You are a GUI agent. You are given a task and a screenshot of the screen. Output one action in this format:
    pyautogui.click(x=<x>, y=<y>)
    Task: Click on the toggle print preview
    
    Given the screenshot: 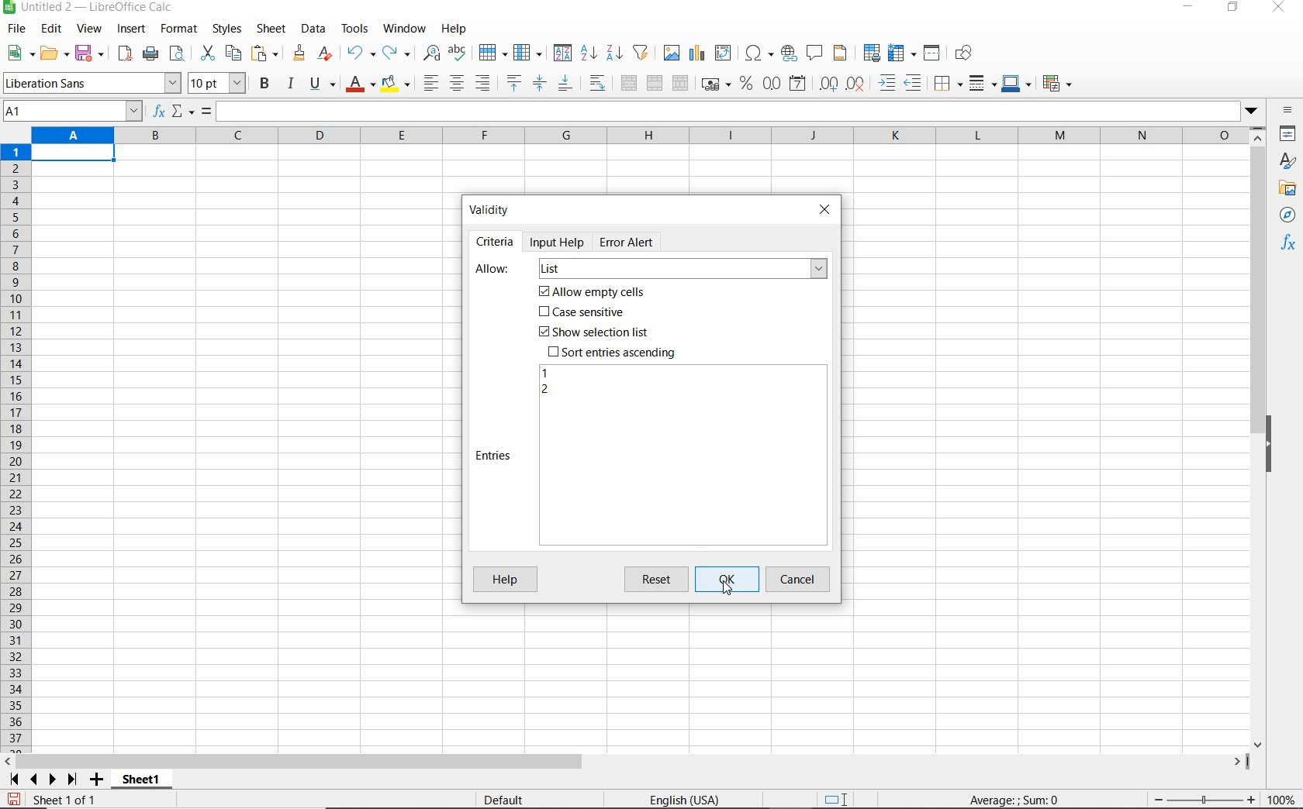 What is the action you would take?
    pyautogui.click(x=179, y=55)
    